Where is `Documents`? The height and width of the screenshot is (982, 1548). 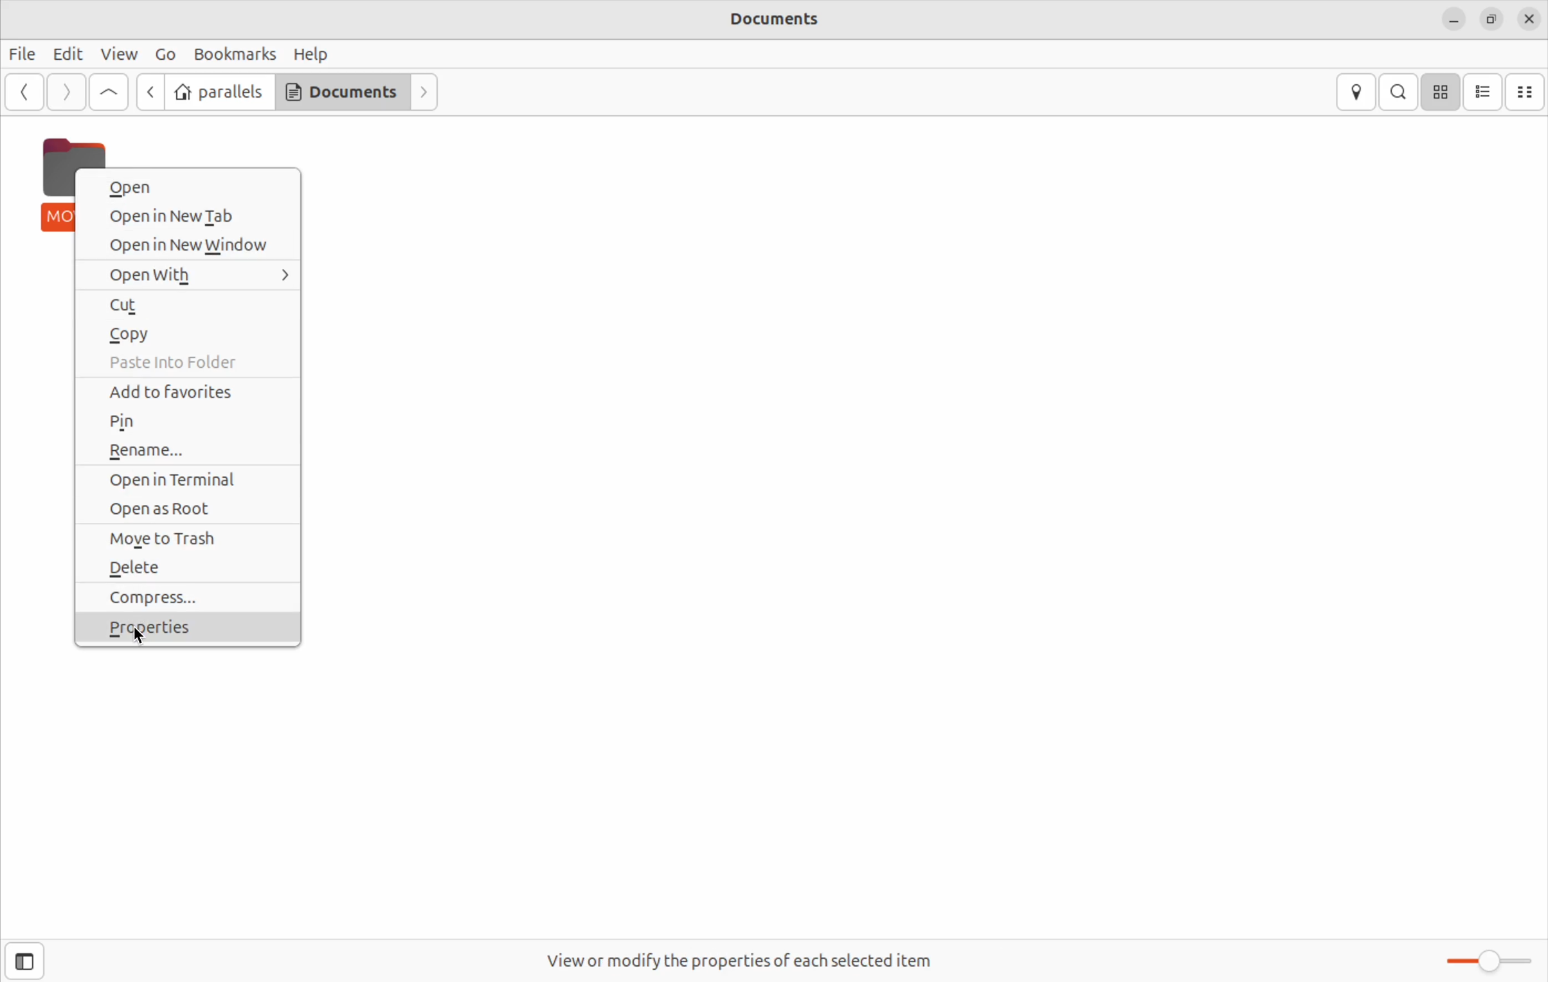 Documents is located at coordinates (1527, 91).